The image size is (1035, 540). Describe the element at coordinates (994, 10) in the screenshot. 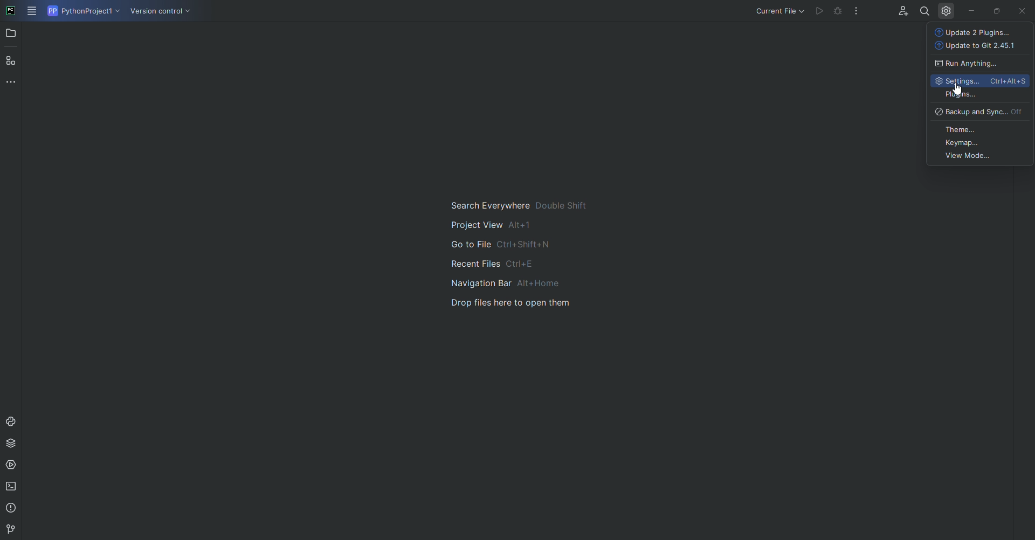

I see `Restore` at that location.